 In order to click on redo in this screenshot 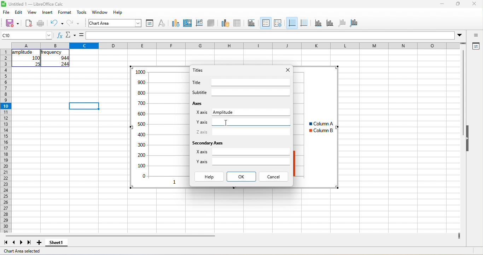, I will do `click(73, 24)`.